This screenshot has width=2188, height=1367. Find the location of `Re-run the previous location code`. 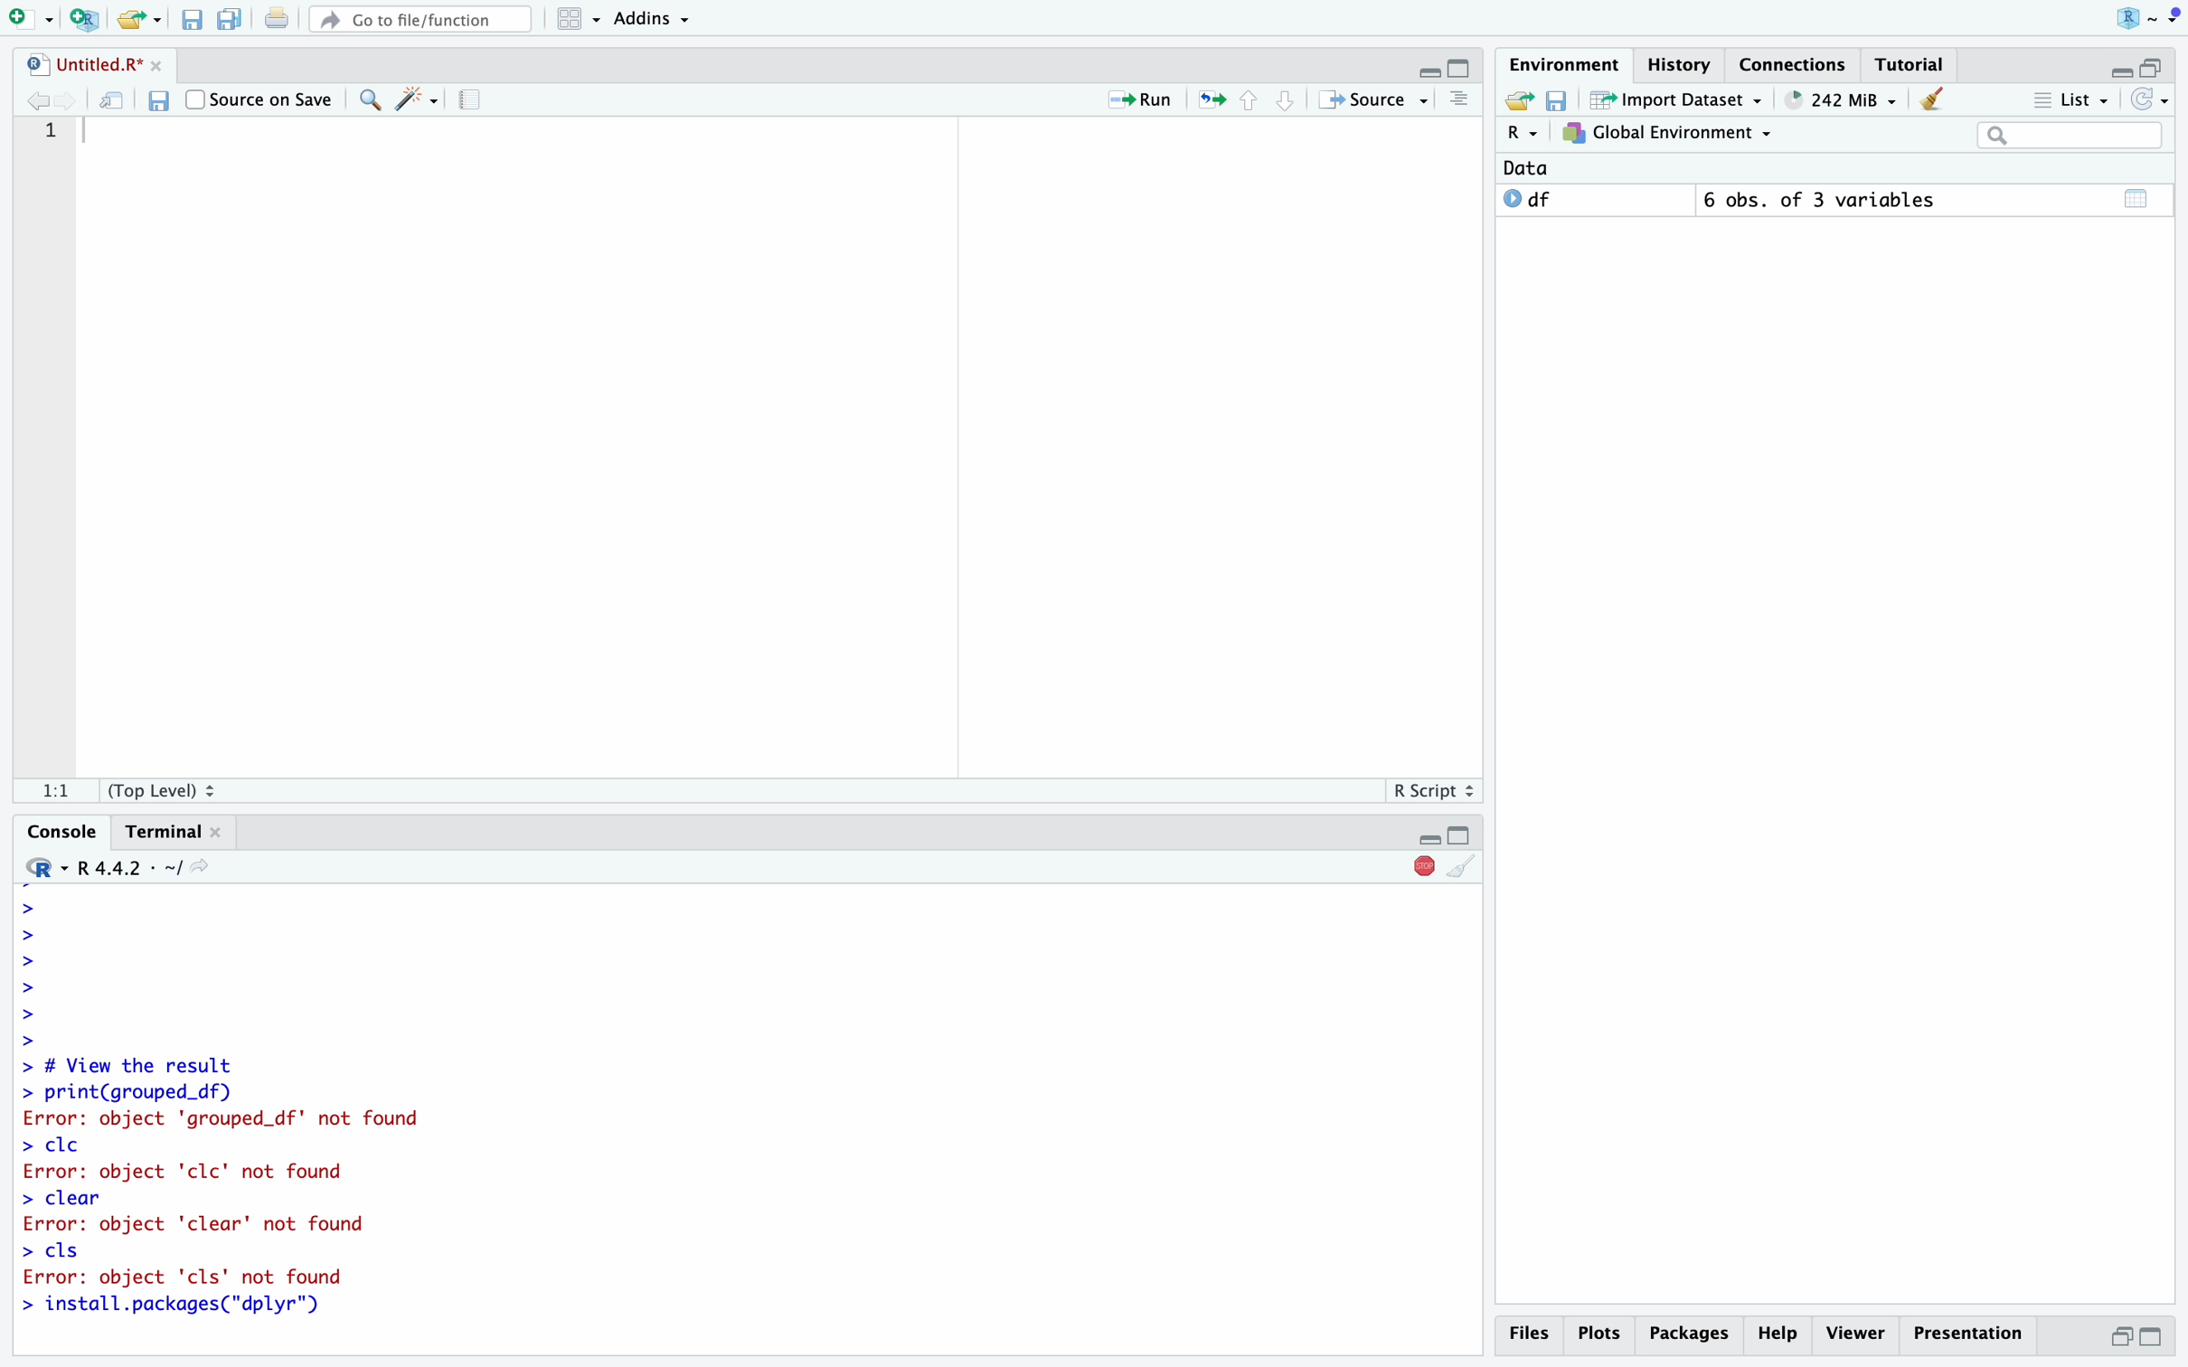

Re-run the previous location code is located at coordinates (1211, 99).